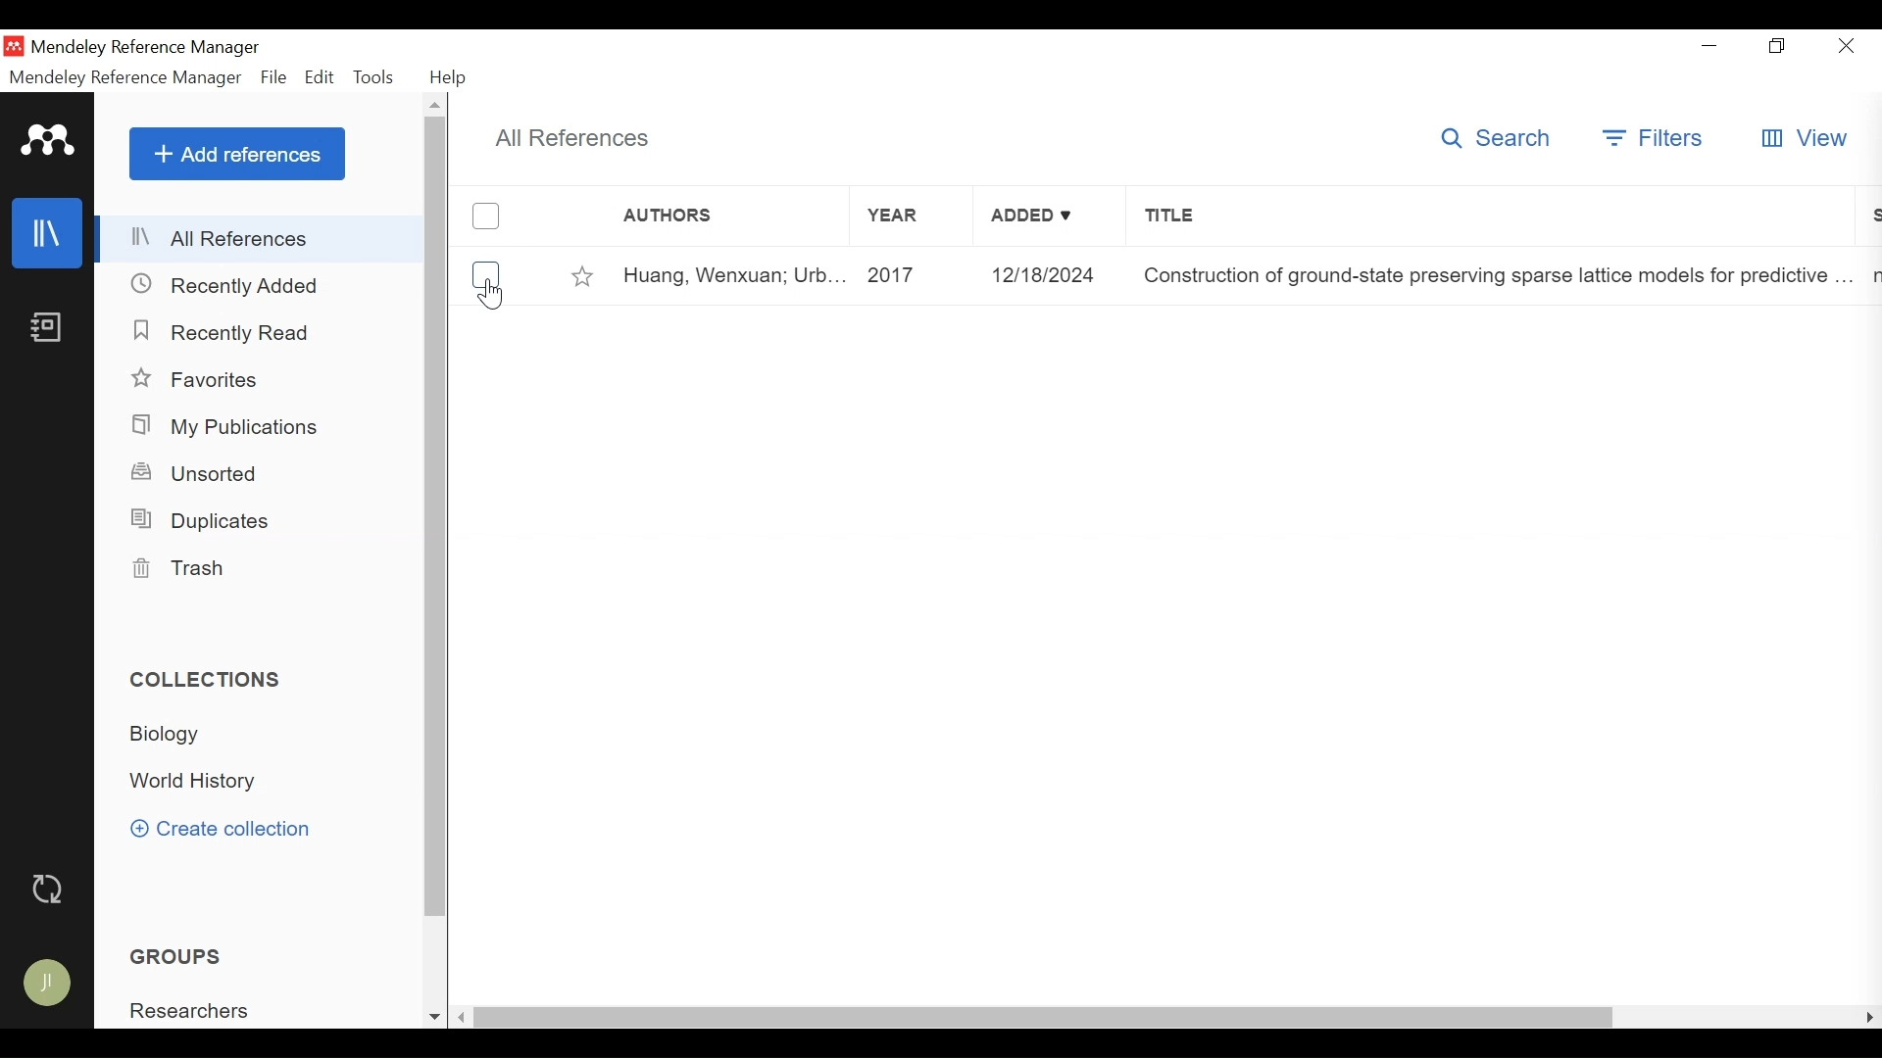 This screenshot has height=1058, width=1882. What do you see at coordinates (272, 78) in the screenshot?
I see `File` at bounding box center [272, 78].